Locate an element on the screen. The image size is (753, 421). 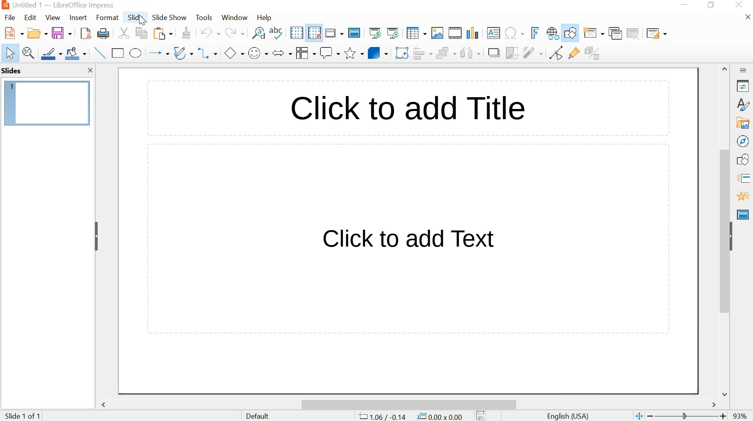
Rotate is located at coordinates (403, 53).